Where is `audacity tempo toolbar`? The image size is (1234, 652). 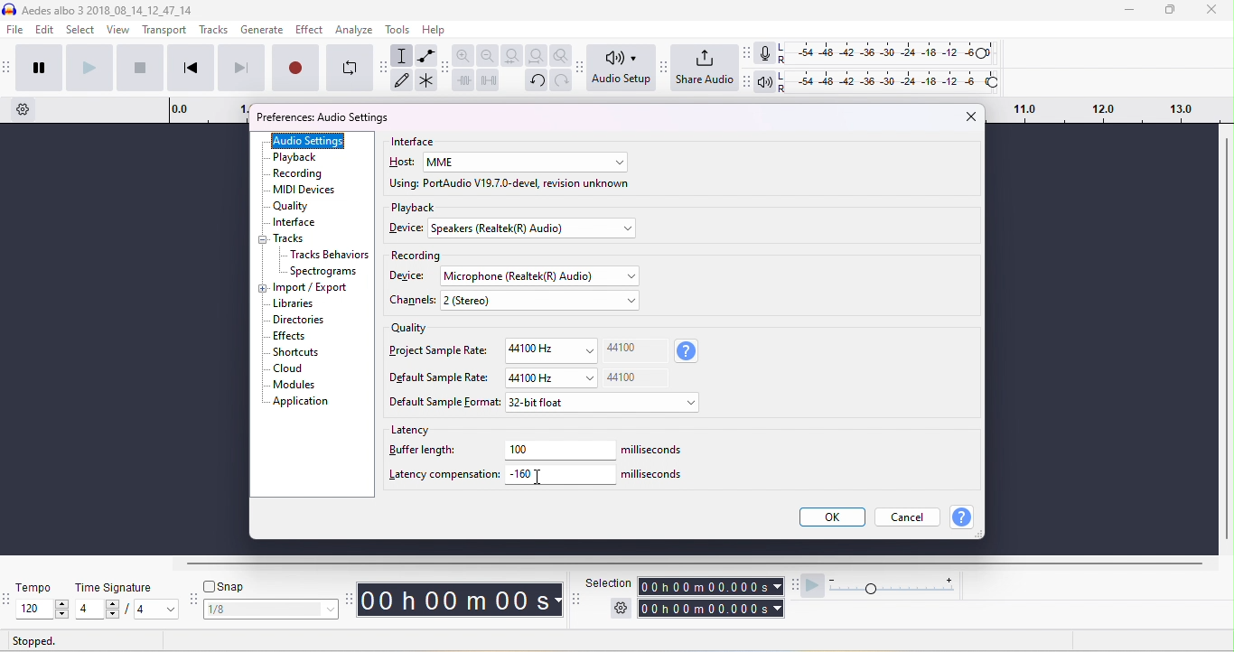 audacity tempo toolbar is located at coordinates (8, 601).